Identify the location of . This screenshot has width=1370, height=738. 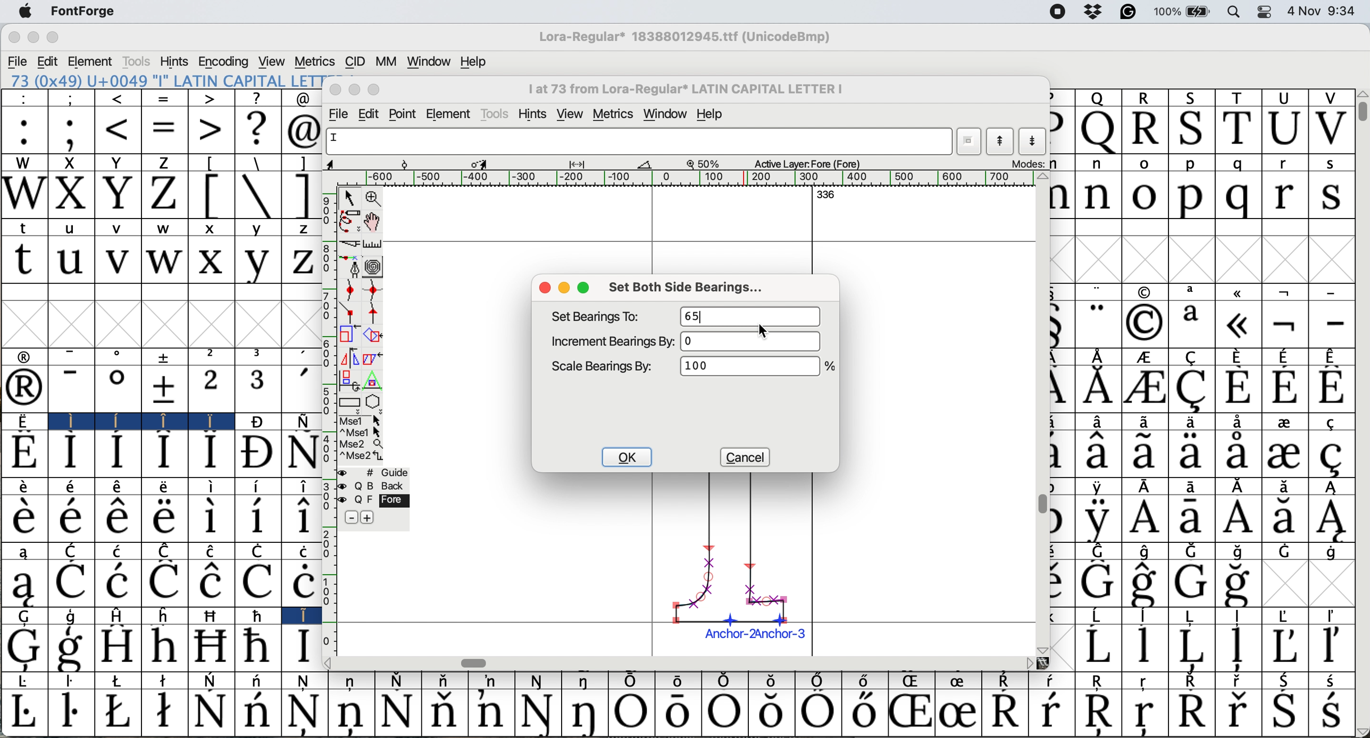
(480, 163).